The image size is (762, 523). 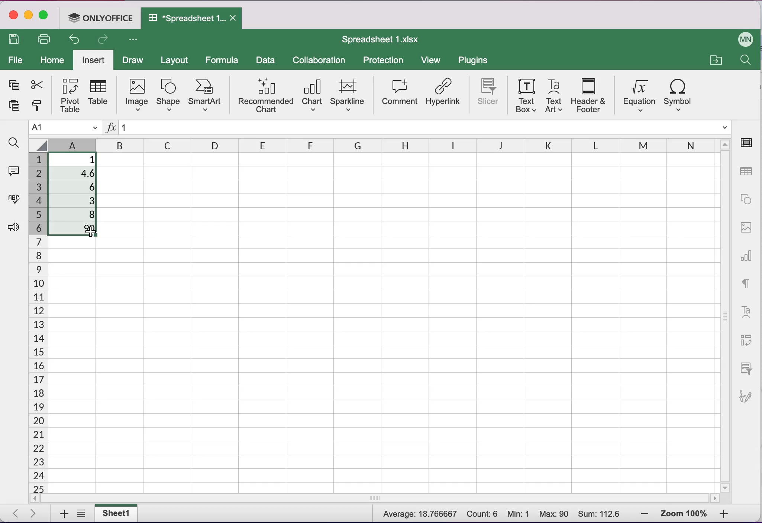 What do you see at coordinates (13, 40) in the screenshot?
I see `save` at bounding box center [13, 40].